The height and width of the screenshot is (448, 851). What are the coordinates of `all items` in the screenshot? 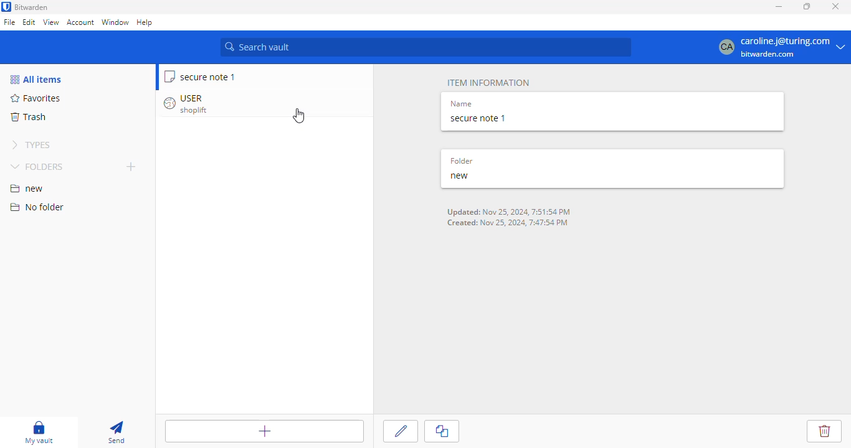 It's located at (36, 79).